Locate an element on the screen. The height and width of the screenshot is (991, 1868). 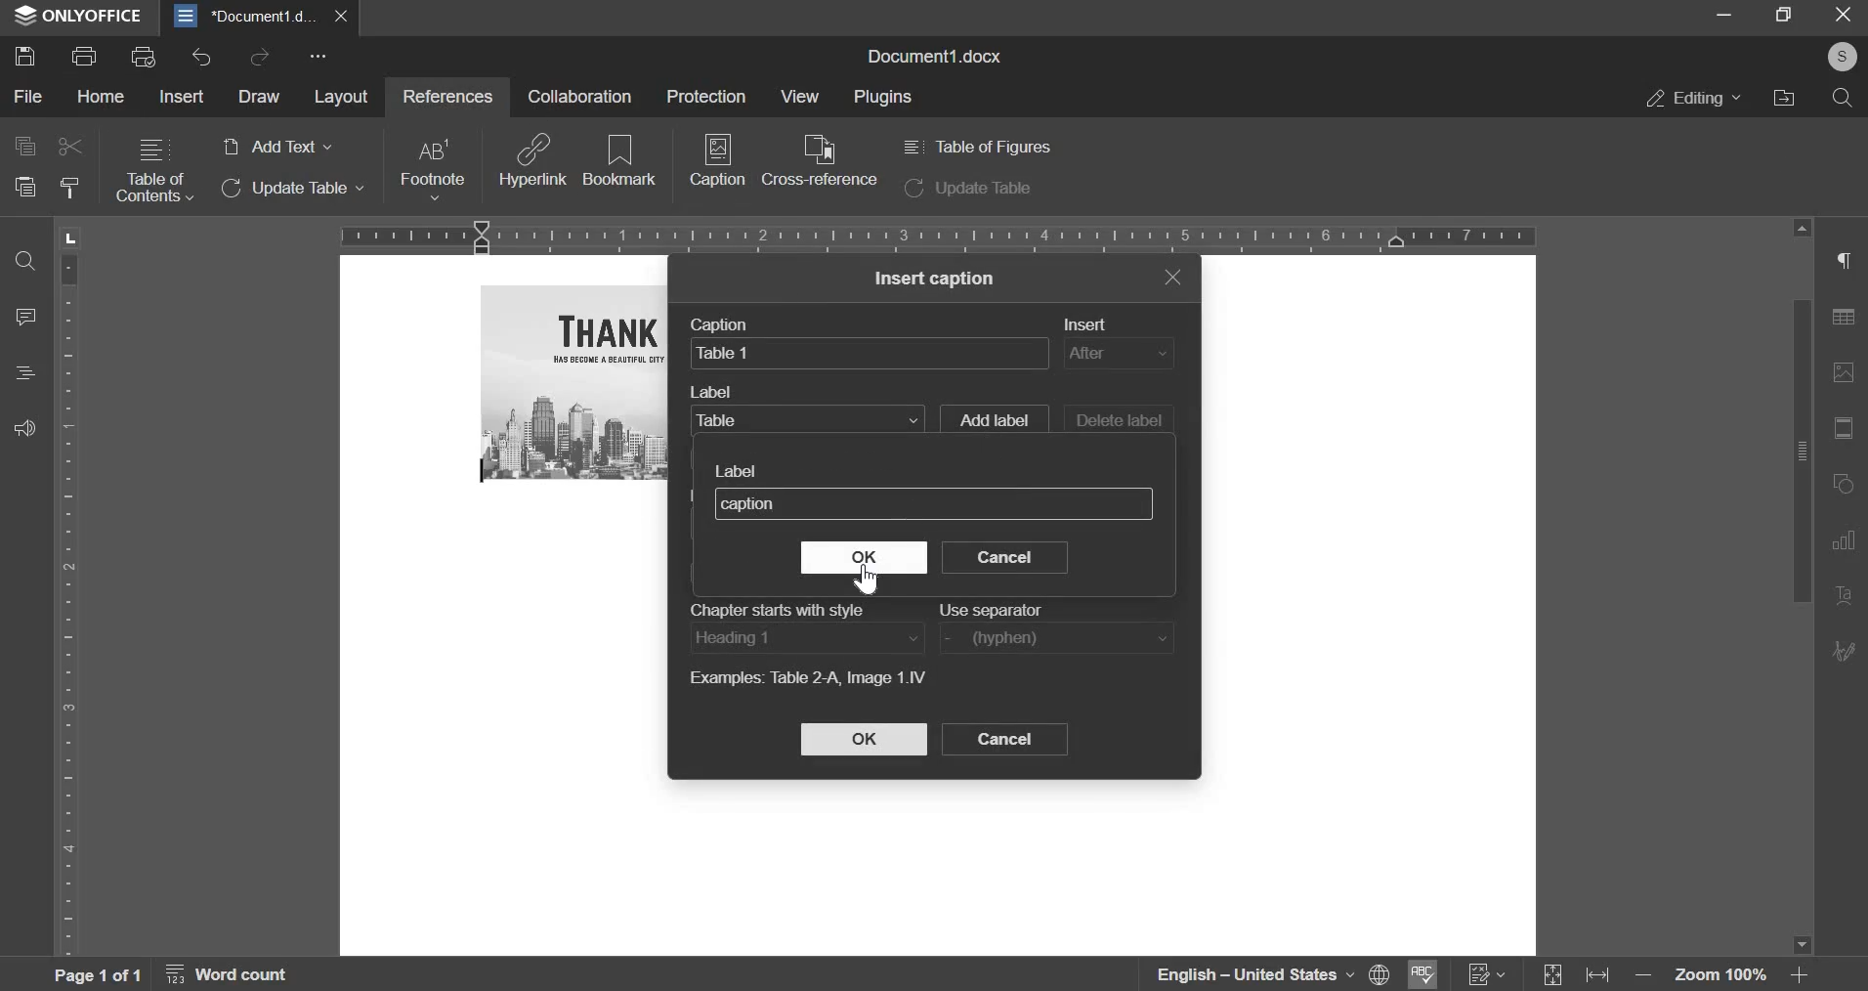
delete label is located at coordinates (1119, 421).